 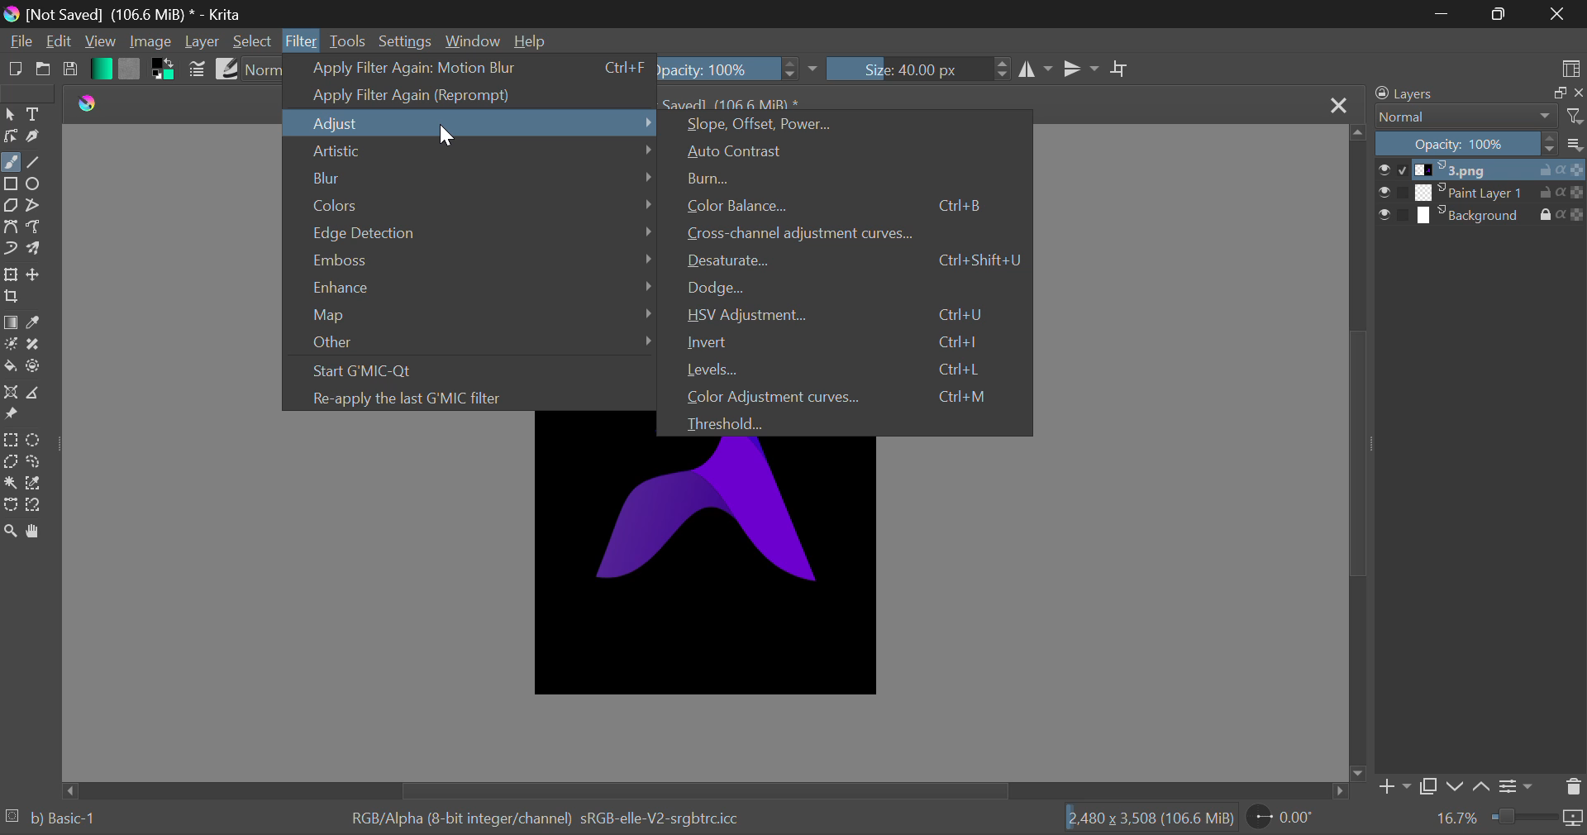 I want to click on Edit Shapes, so click(x=11, y=136).